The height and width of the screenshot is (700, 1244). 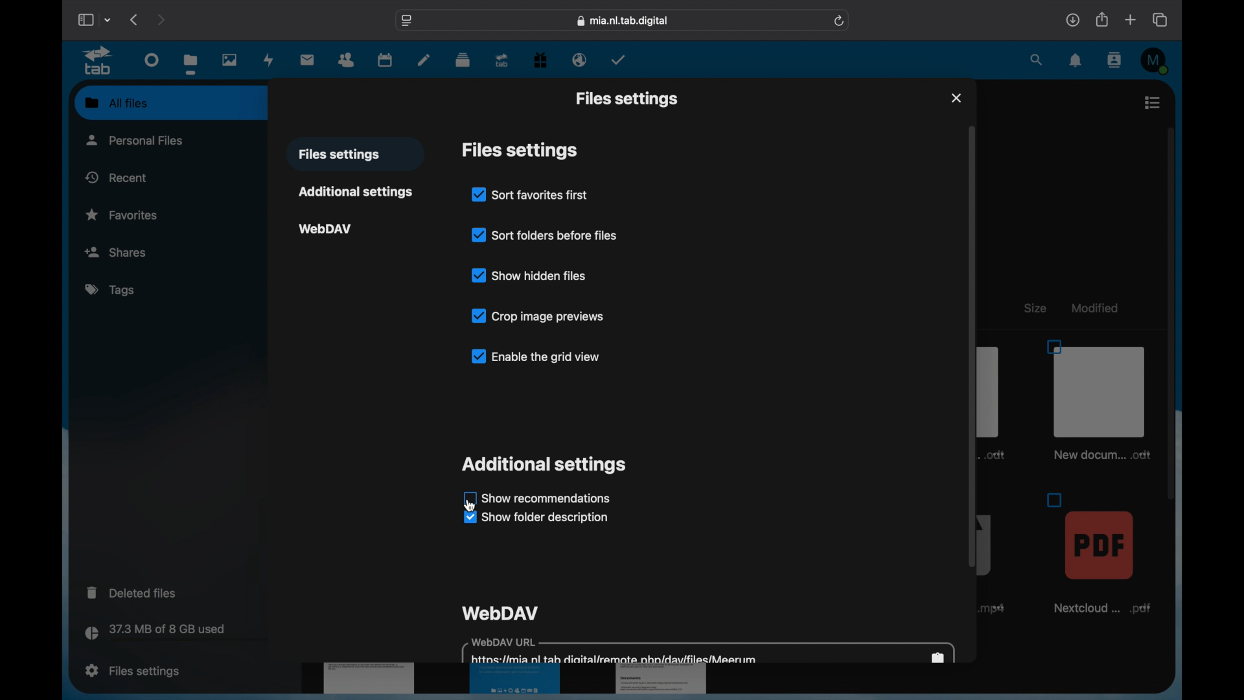 I want to click on free trial, so click(x=540, y=61).